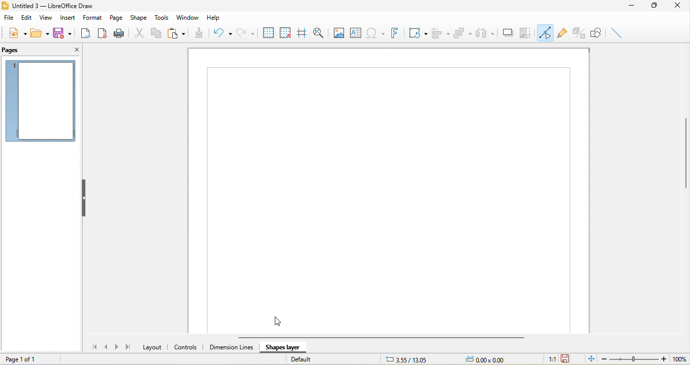 This screenshot has height=365, width=690. Describe the element at coordinates (139, 33) in the screenshot. I see `cut` at that location.